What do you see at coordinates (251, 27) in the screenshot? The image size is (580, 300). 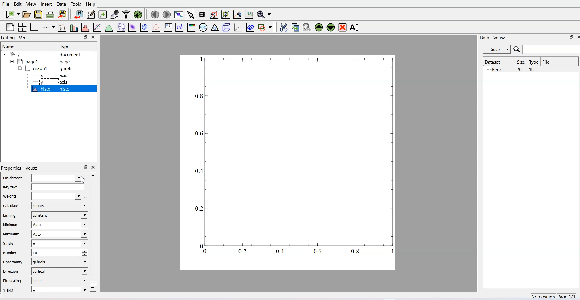 I see `Plot Covariance ellipses` at bounding box center [251, 27].